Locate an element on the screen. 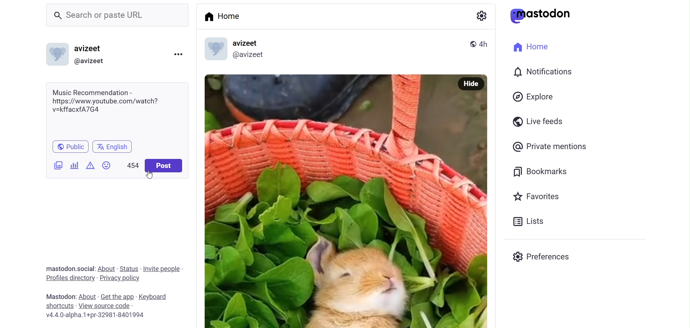 The height and width of the screenshot is (328, 690). Home is located at coordinates (533, 46).